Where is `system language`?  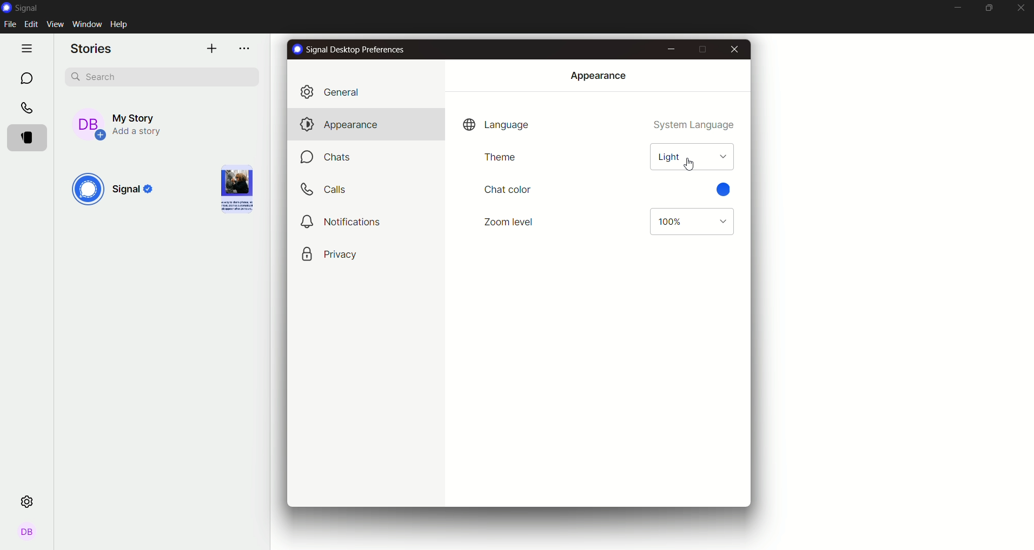 system language is located at coordinates (695, 126).